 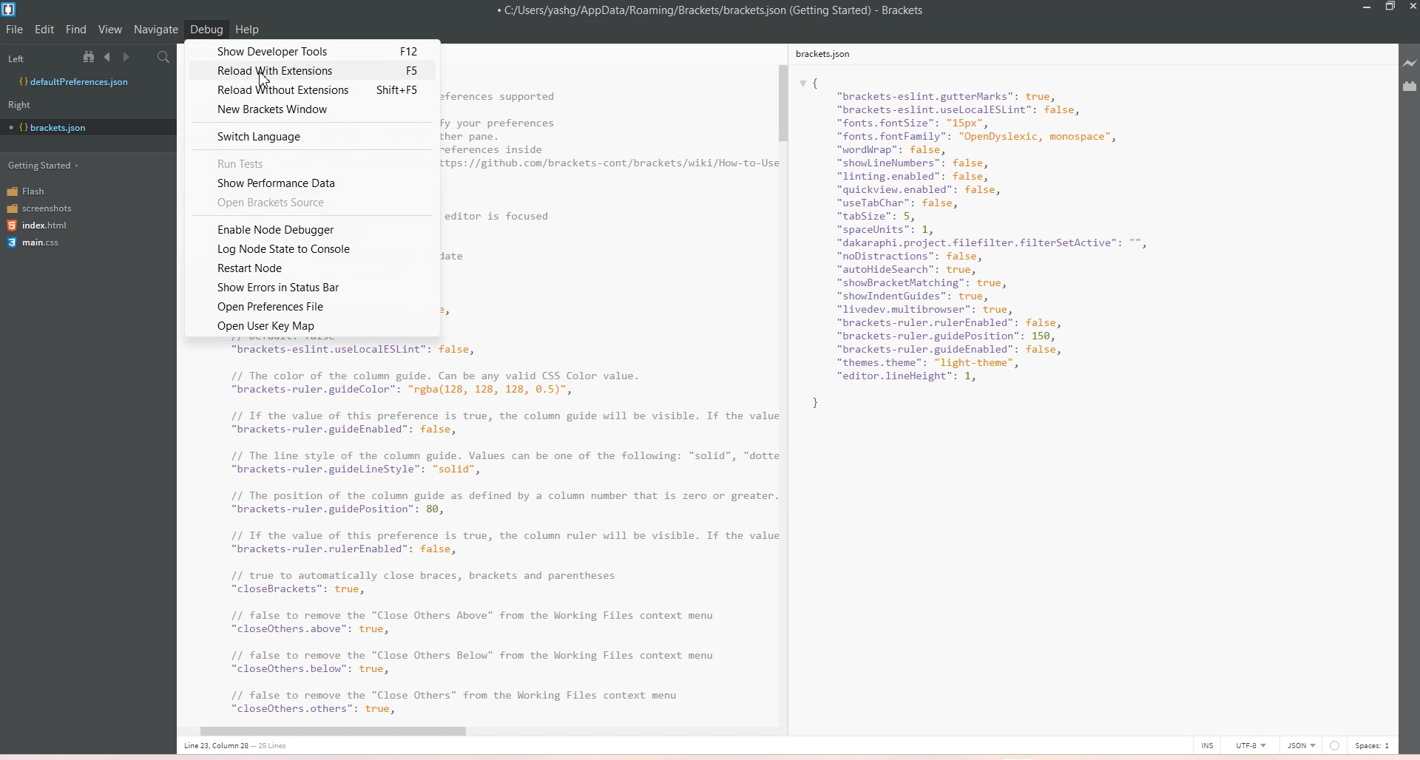 What do you see at coordinates (1301, 744) in the screenshot?
I see `JSON` at bounding box center [1301, 744].